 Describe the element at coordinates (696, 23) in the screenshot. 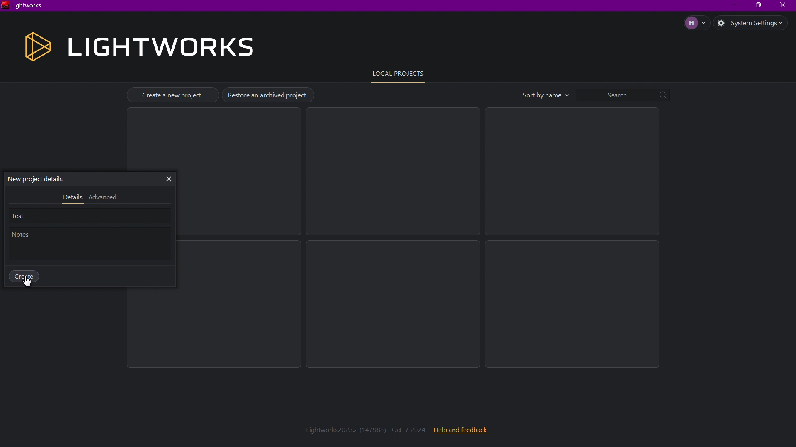

I see `Account` at that location.